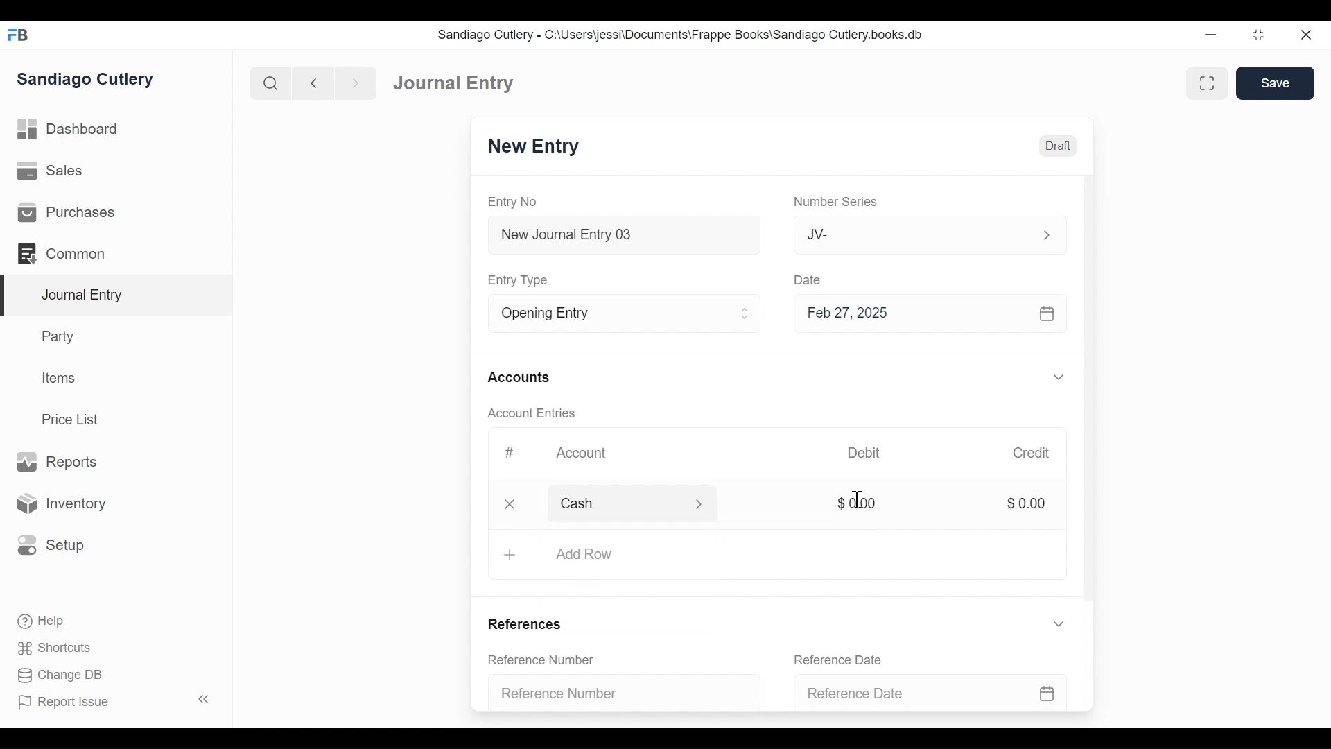 The width and height of the screenshot is (1331, 749). Describe the element at coordinates (512, 503) in the screenshot. I see `Close` at that location.